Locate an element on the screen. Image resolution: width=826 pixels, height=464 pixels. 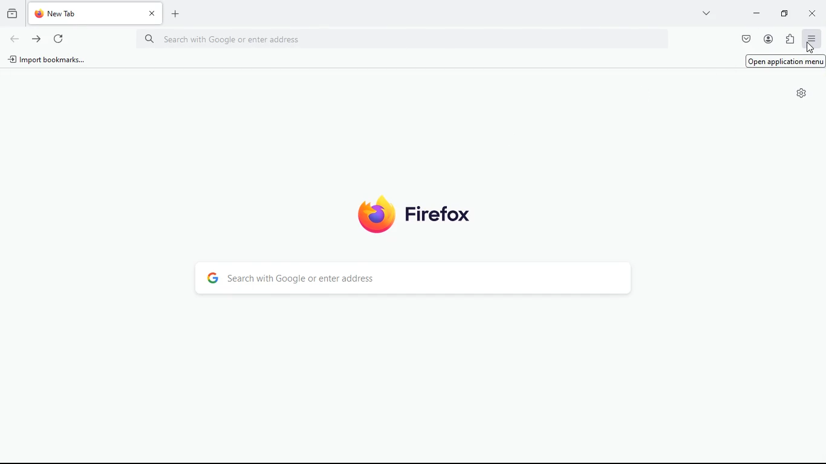
close is located at coordinates (813, 13).